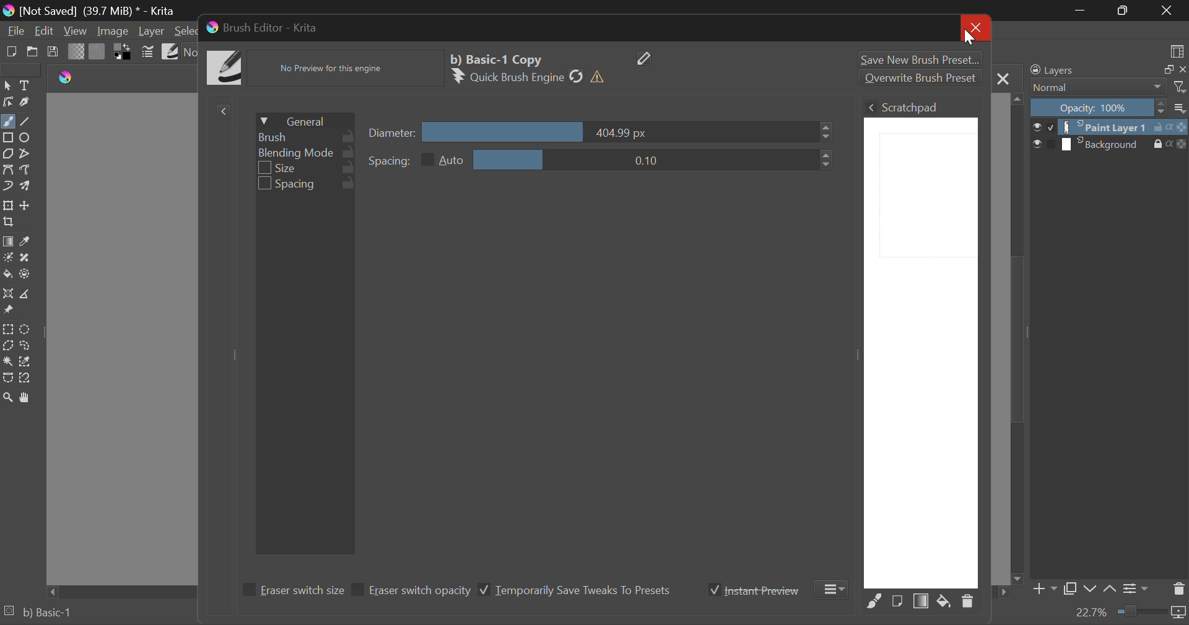 The width and height of the screenshot is (1189, 625). What do you see at coordinates (7, 379) in the screenshot?
I see `Bezier Curve` at bounding box center [7, 379].